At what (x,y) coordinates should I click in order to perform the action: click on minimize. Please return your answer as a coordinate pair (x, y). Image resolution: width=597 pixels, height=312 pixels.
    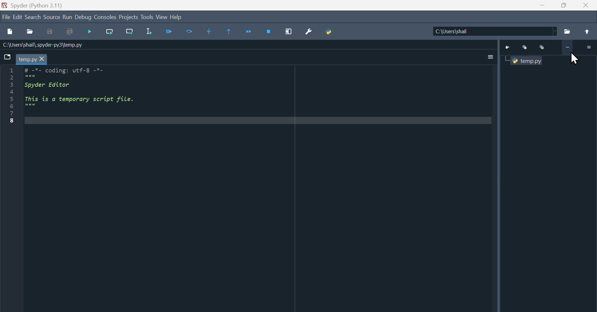
    Looking at the image, I should click on (542, 5).